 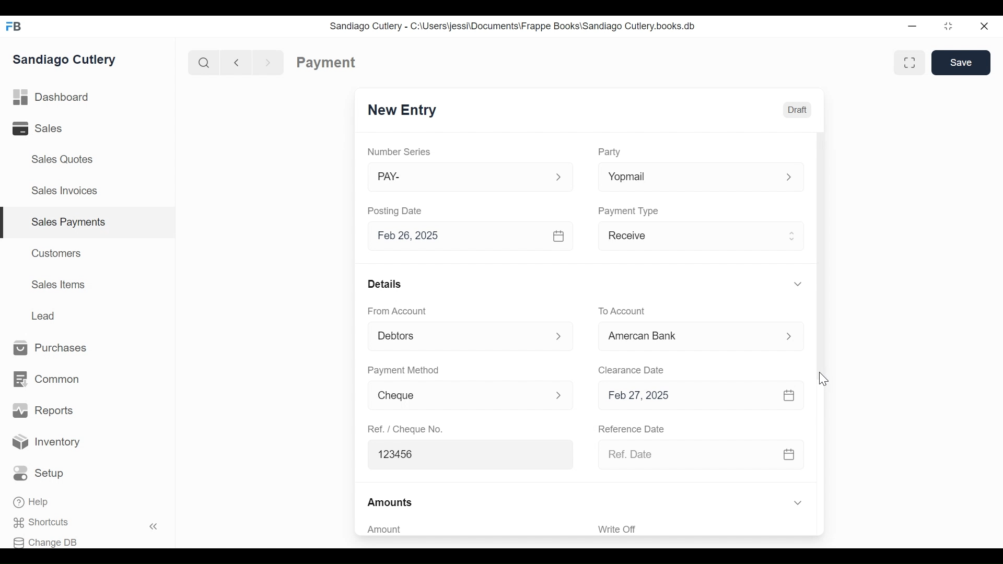 What do you see at coordinates (558, 394) in the screenshot?
I see `Expand` at bounding box center [558, 394].